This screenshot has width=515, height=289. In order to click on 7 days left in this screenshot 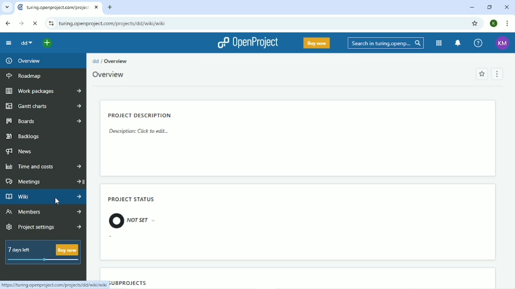, I will do `click(21, 248)`.